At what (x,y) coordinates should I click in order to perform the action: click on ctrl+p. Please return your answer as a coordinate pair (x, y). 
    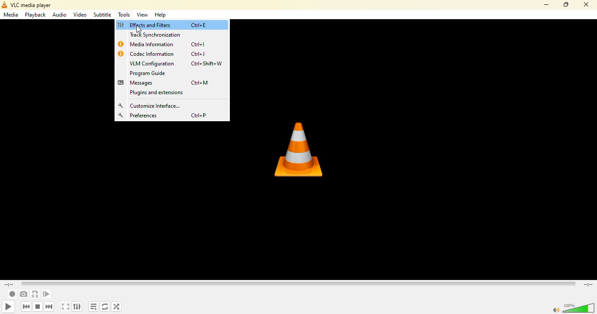
    Looking at the image, I should click on (201, 116).